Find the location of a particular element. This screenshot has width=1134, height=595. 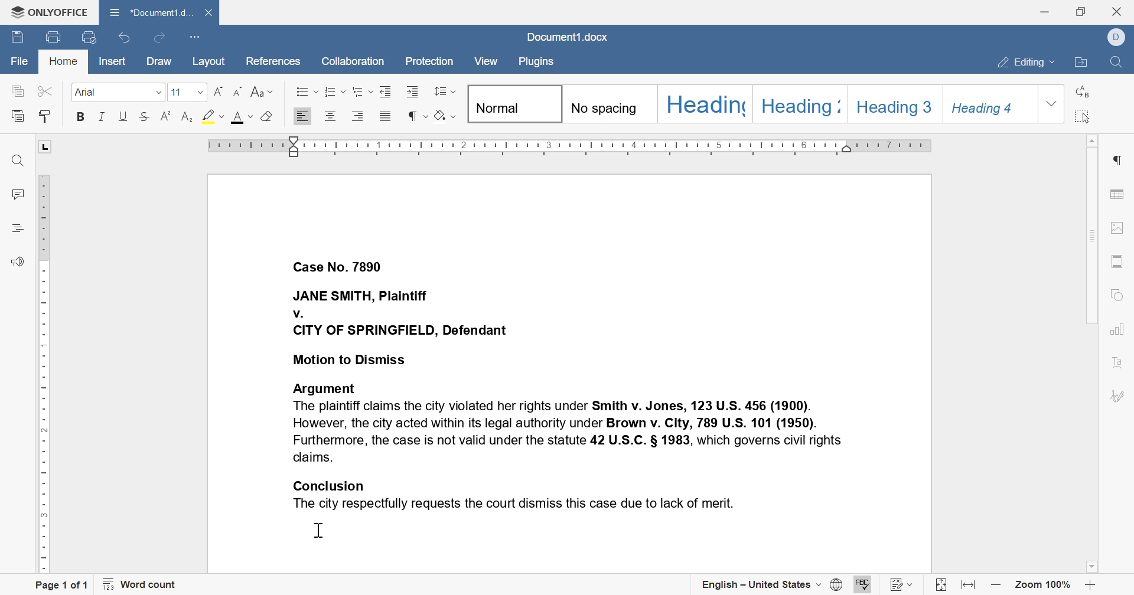

fit to width is located at coordinates (968, 584).